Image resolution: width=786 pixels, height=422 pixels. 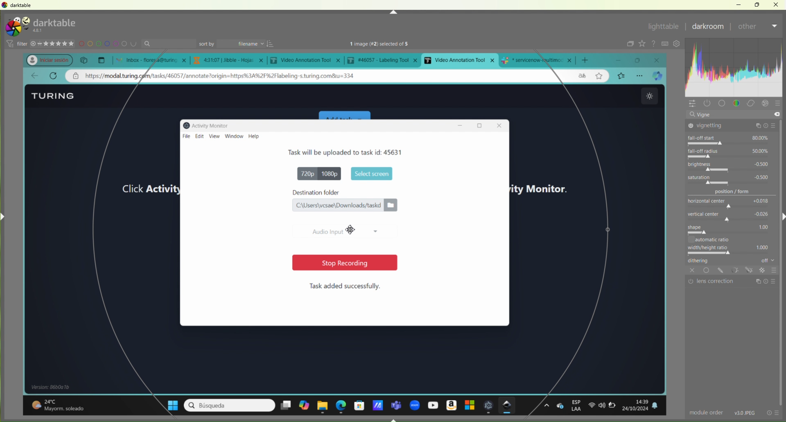 What do you see at coordinates (55, 95) in the screenshot?
I see `Turing` at bounding box center [55, 95].